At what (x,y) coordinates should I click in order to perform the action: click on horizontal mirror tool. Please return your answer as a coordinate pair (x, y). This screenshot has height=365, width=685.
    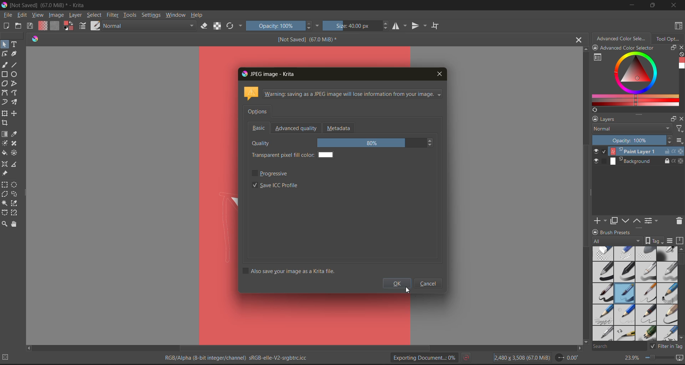
    Looking at the image, I should click on (400, 26).